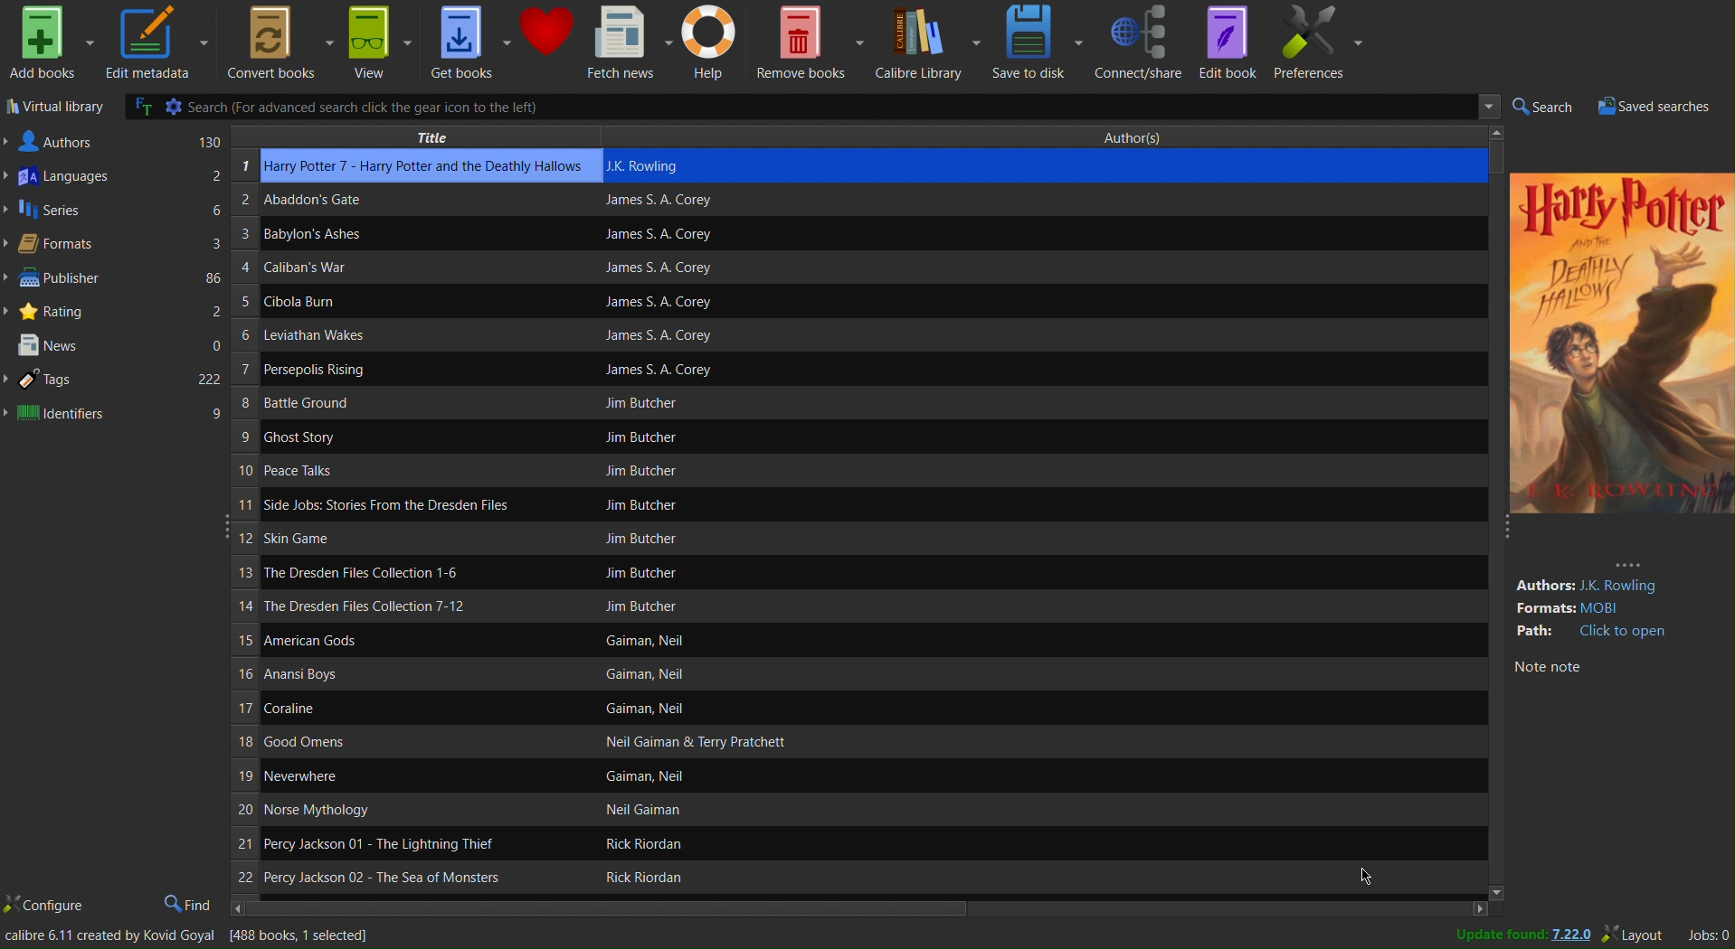 The height and width of the screenshot is (949, 1735). Describe the element at coordinates (843, 606) in the screenshot. I see `Author’s name` at that location.